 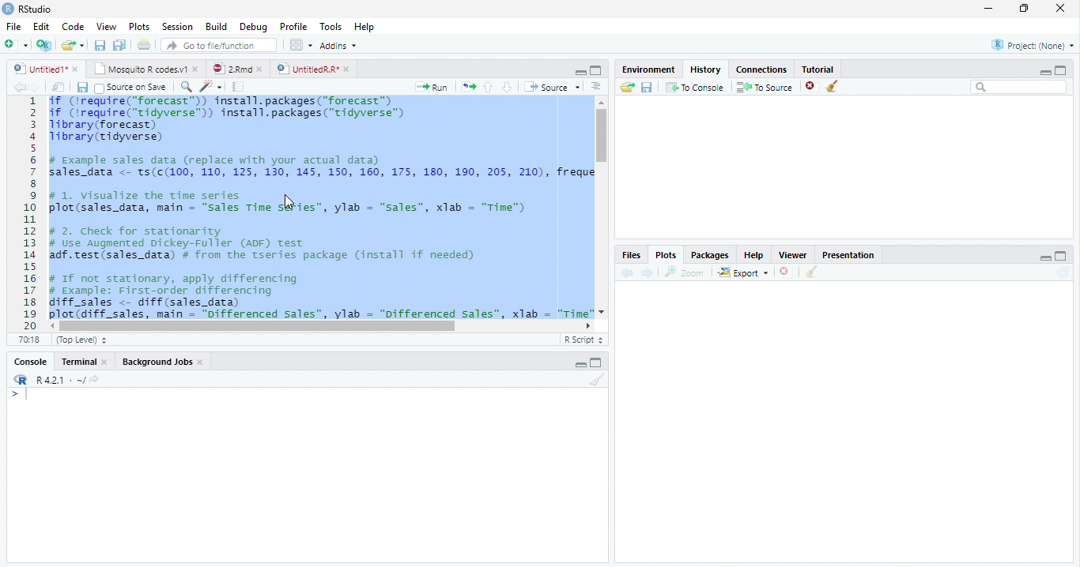 What do you see at coordinates (208, 86) in the screenshot?
I see `Code Tools` at bounding box center [208, 86].